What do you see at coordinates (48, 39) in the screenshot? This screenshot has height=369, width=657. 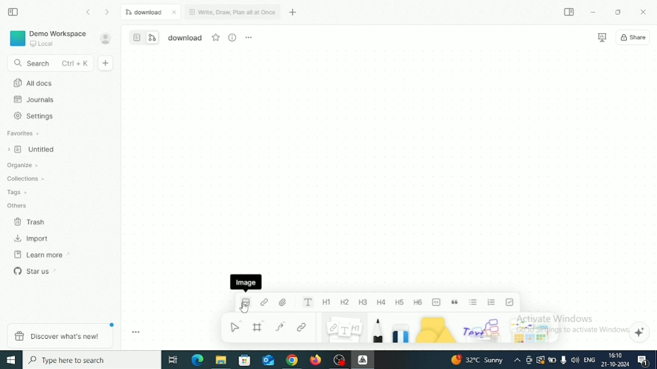 I see `Demo Workspace` at bounding box center [48, 39].